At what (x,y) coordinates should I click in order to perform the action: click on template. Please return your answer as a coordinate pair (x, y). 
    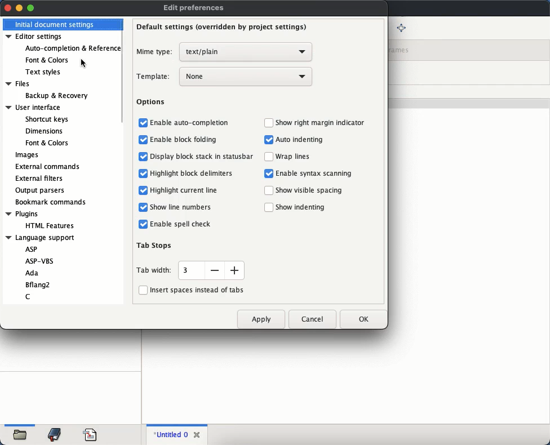
    Looking at the image, I should click on (154, 77).